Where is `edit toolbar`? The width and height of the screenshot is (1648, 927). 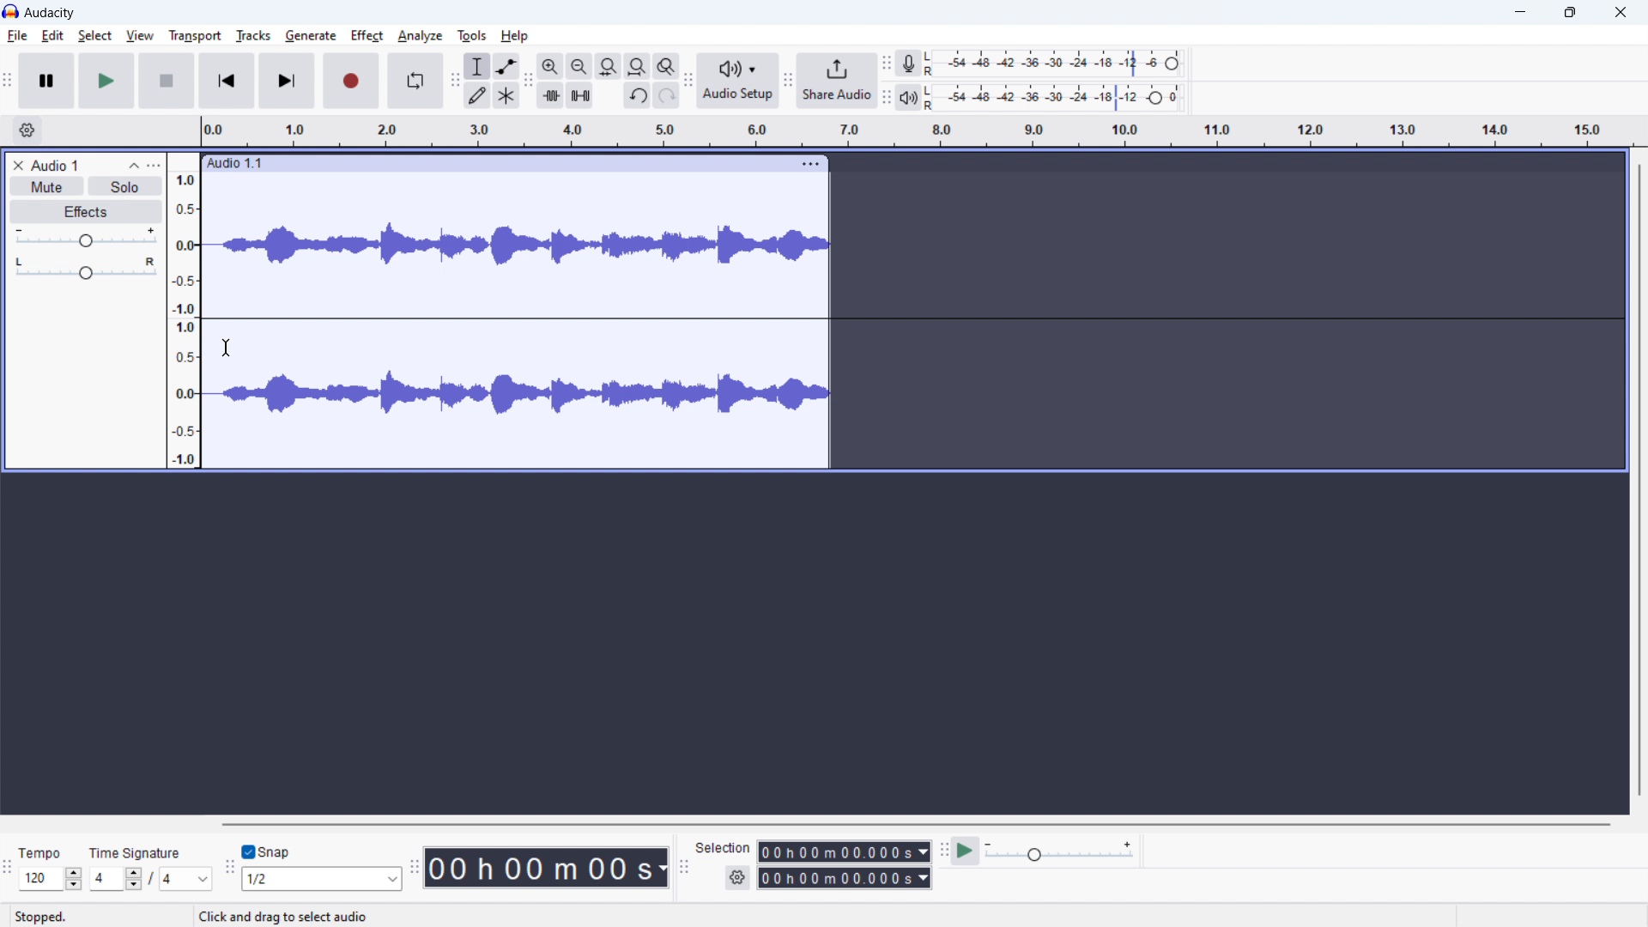
edit toolbar is located at coordinates (528, 81).